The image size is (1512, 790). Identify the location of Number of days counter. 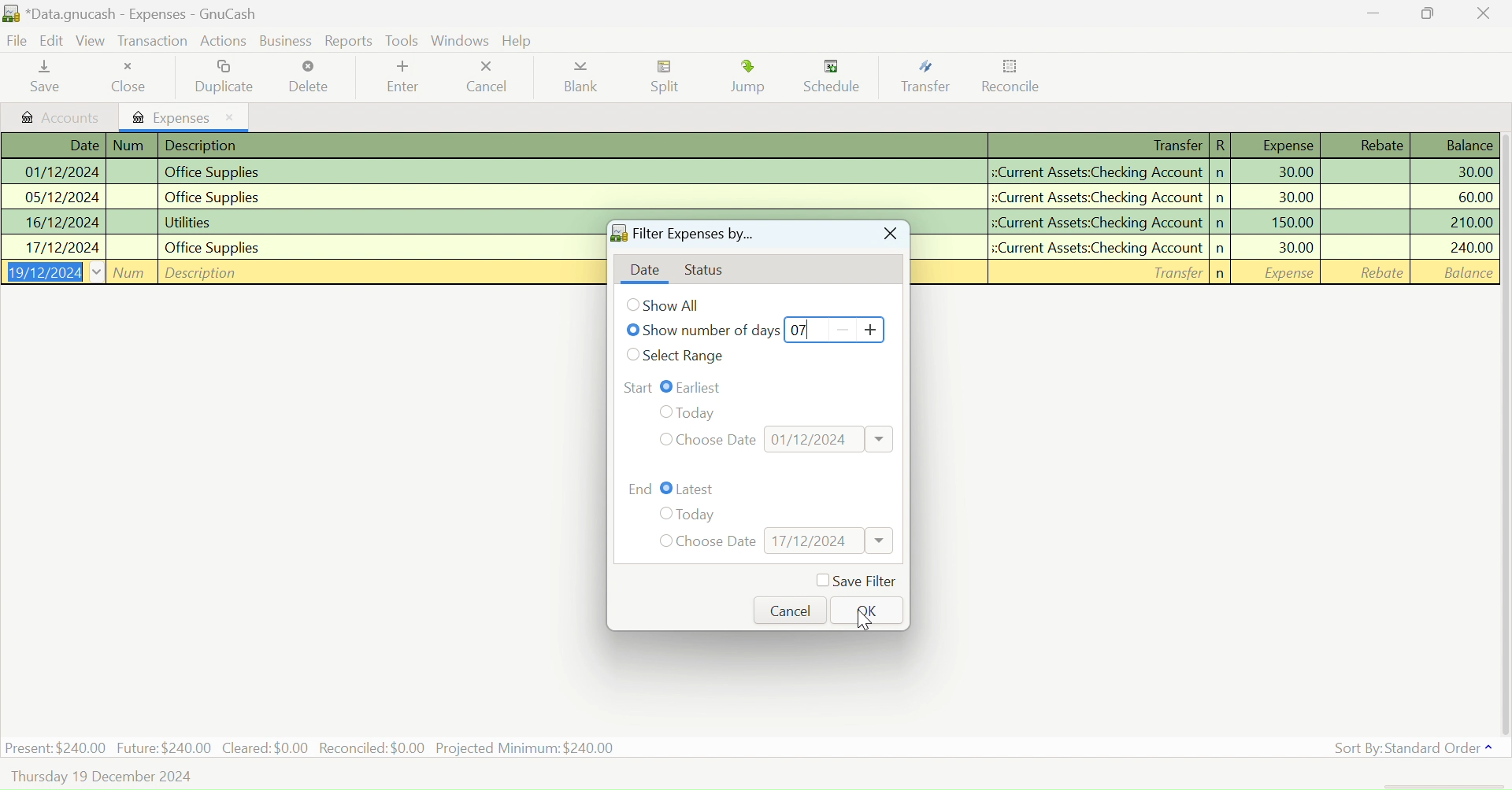
(835, 329).